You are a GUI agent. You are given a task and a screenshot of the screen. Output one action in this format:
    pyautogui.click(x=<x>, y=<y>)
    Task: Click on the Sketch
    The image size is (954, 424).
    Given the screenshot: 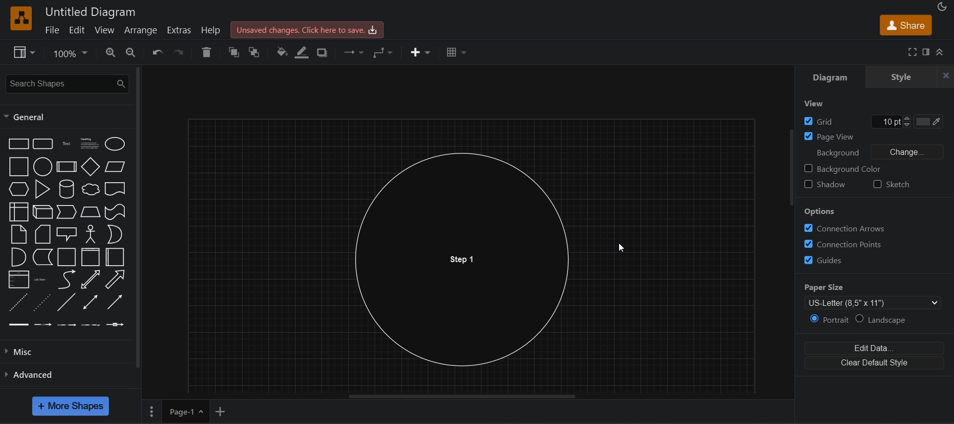 What is the action you would take?
    pyautogui.click(x=895, y=186)
    